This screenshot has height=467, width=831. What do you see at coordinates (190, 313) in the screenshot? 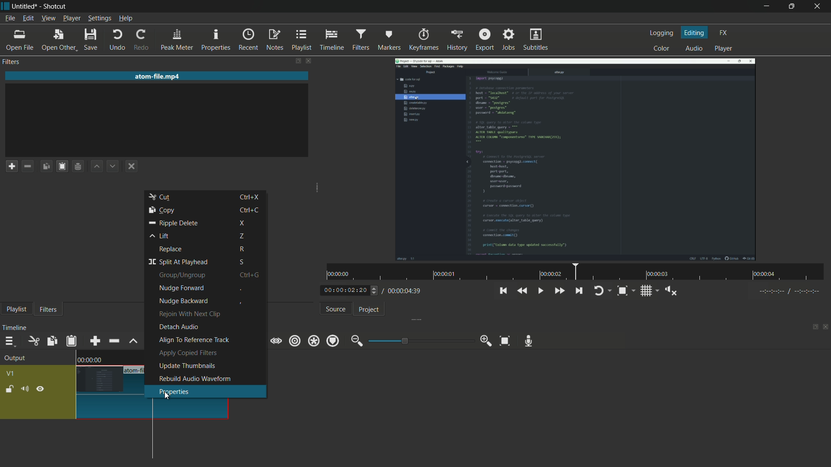
I see `rejoin with next clip` at bounding box center [190, 313].